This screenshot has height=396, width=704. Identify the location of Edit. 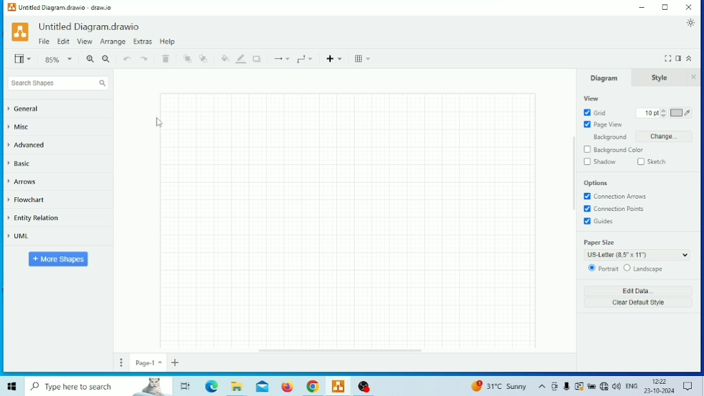
(64, 42).